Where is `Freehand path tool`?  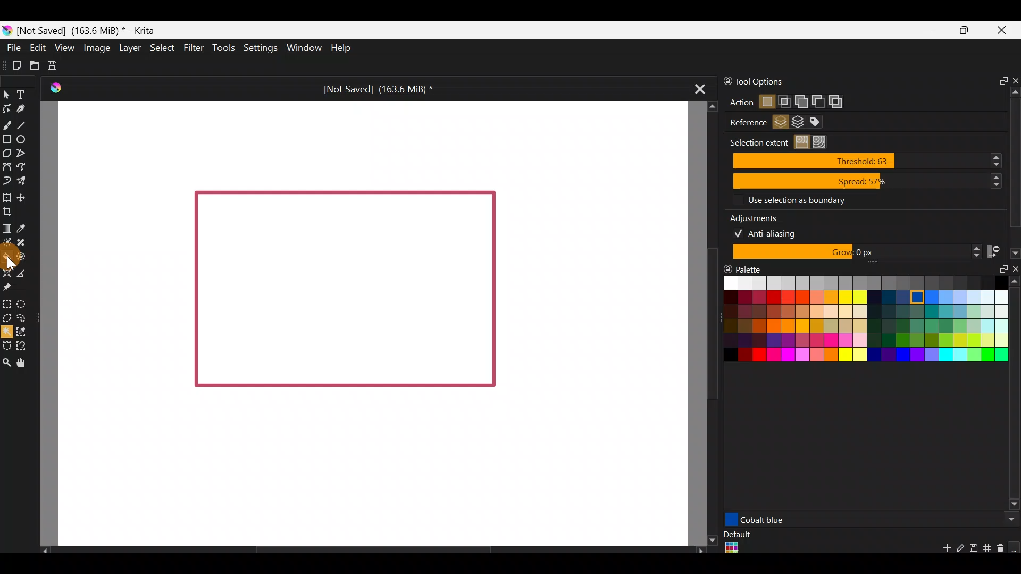
Freehand path tool is located at coordinates (24, 166).